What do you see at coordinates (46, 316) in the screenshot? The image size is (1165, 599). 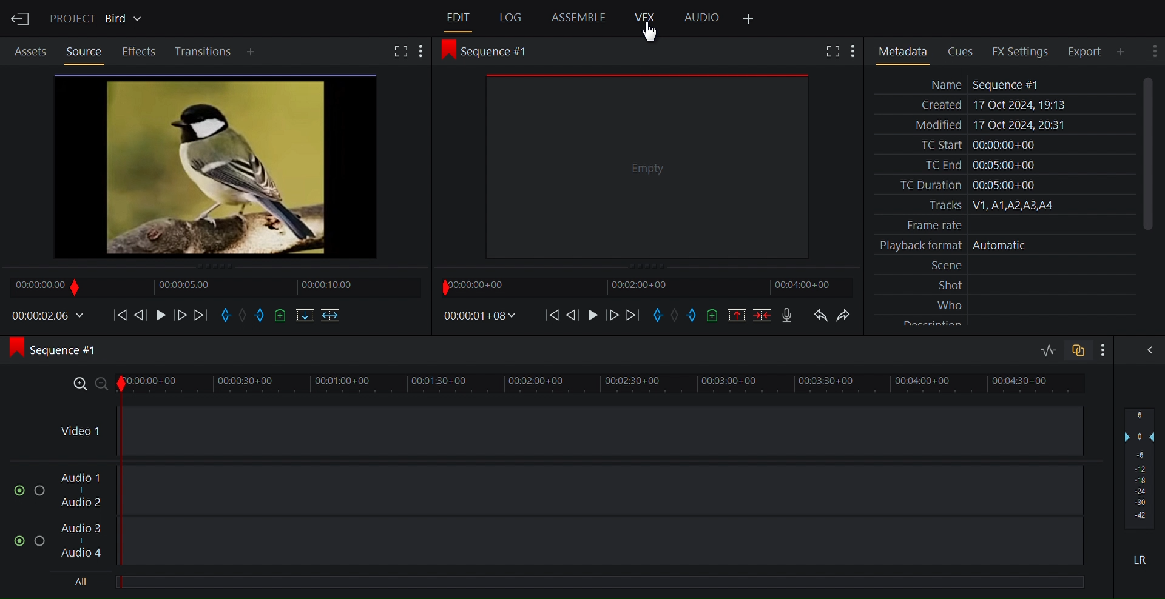 I see `Timecodes and reels` at bounding box center [46, 316].